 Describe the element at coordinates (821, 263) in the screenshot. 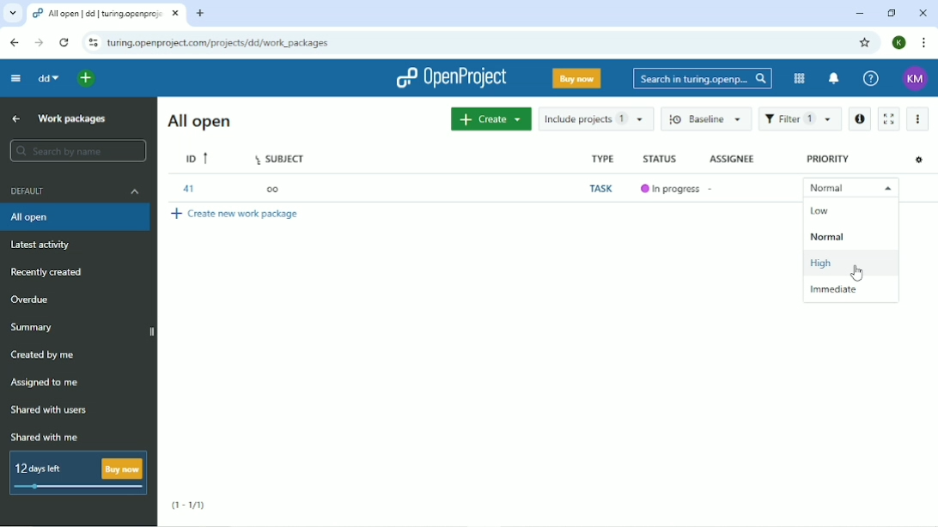

I see `High` at that location.